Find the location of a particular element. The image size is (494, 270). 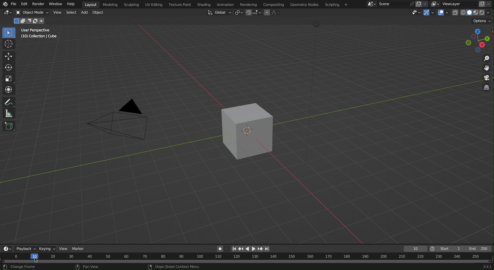

Render is located at coordinates (39, 4).